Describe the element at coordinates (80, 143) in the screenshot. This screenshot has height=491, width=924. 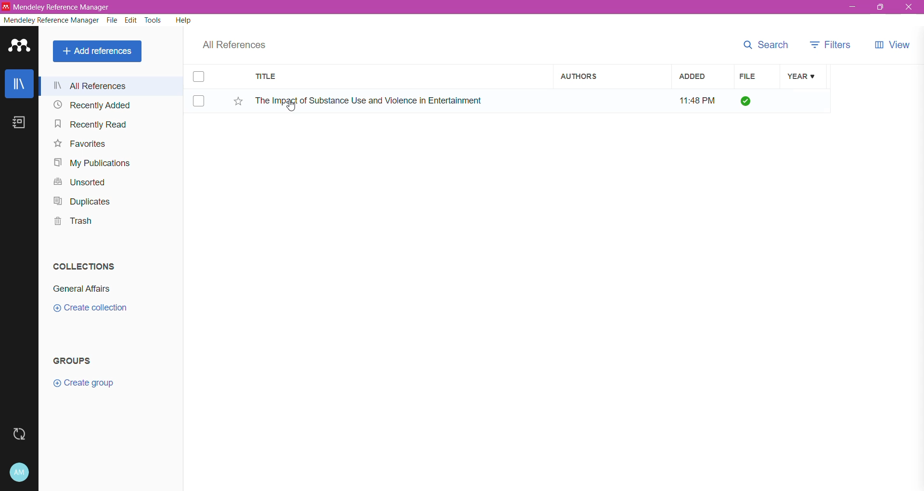
I see `Favorites` at that location.